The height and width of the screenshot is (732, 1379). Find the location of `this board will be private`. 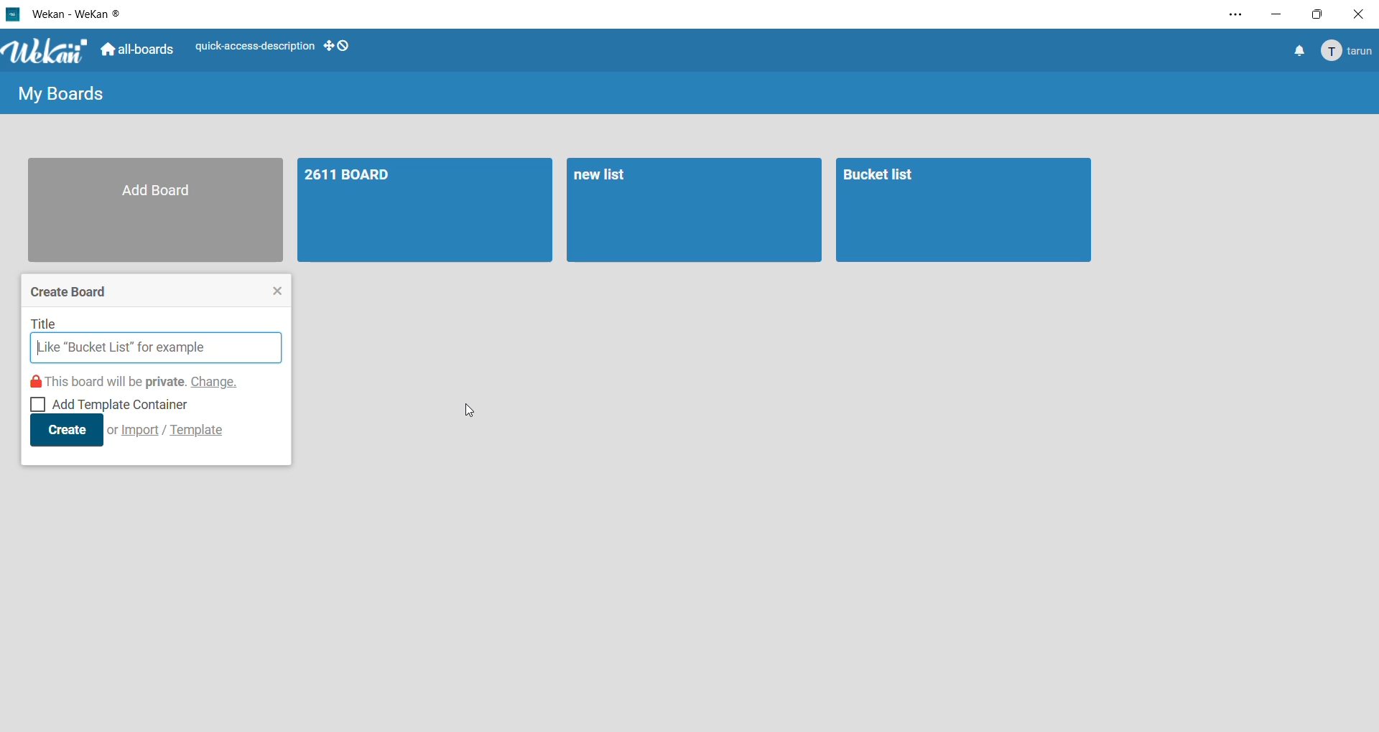

this board will be private is located at coordinates (129, 382).